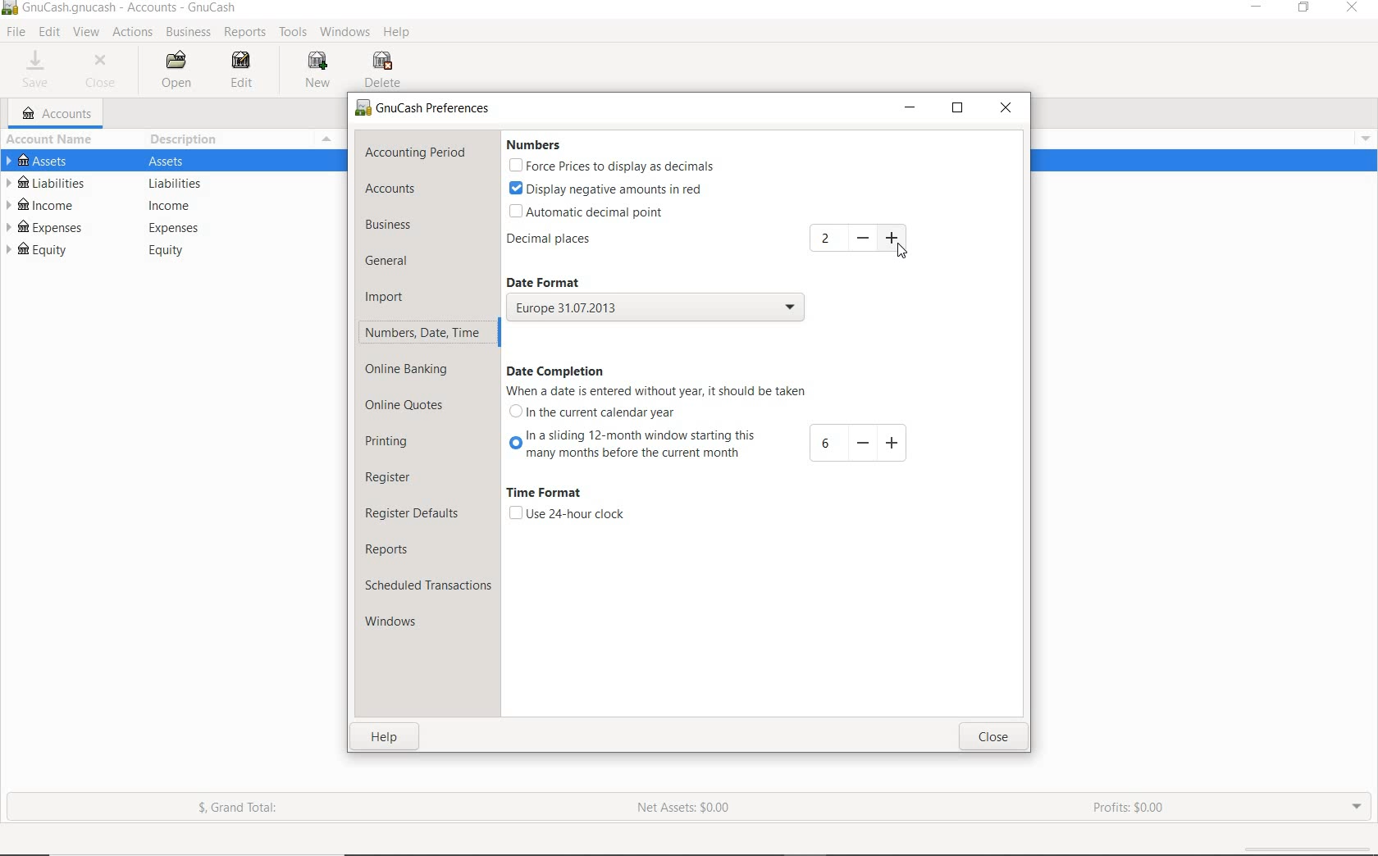 The image size is (1378, 856). What do you see at coordinates (175, 227) in the screenshot?
I see `EXPENSES` at bounding box center [175, 227].